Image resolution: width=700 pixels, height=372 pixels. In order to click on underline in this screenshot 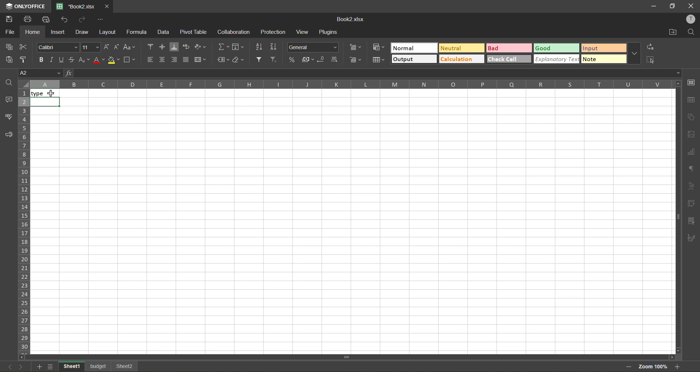, I will do `click(62, 60)`.